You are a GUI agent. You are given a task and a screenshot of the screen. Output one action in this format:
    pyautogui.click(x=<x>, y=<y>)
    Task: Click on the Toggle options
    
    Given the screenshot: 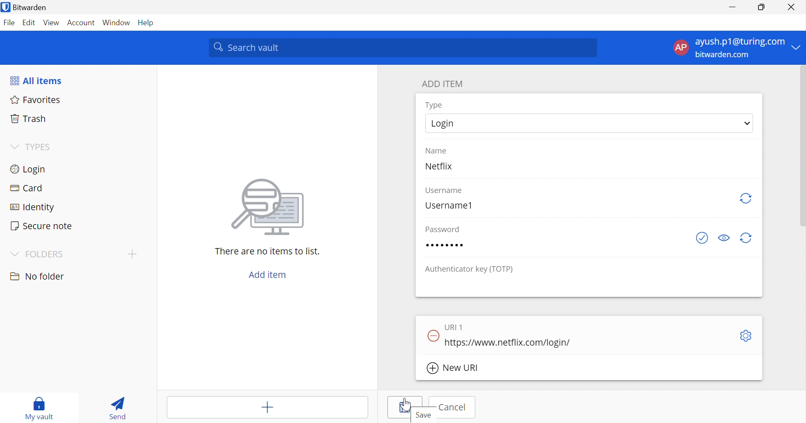 What is the action you would take?
    pyautogui.click(x=747, y=336)
    